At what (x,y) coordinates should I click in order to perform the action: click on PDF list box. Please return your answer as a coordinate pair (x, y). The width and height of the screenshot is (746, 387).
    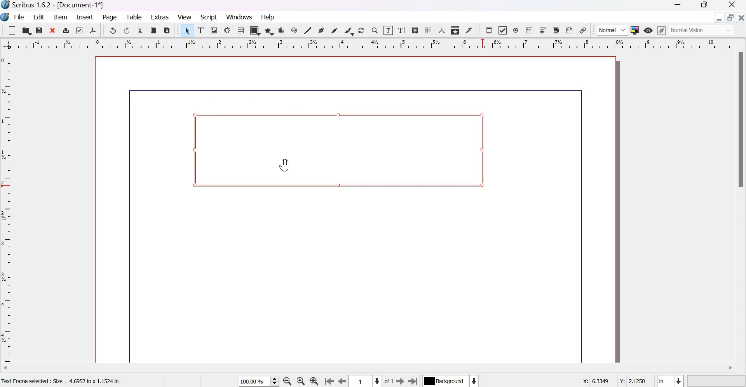
    Looking at the image, I should click on (557, 30).